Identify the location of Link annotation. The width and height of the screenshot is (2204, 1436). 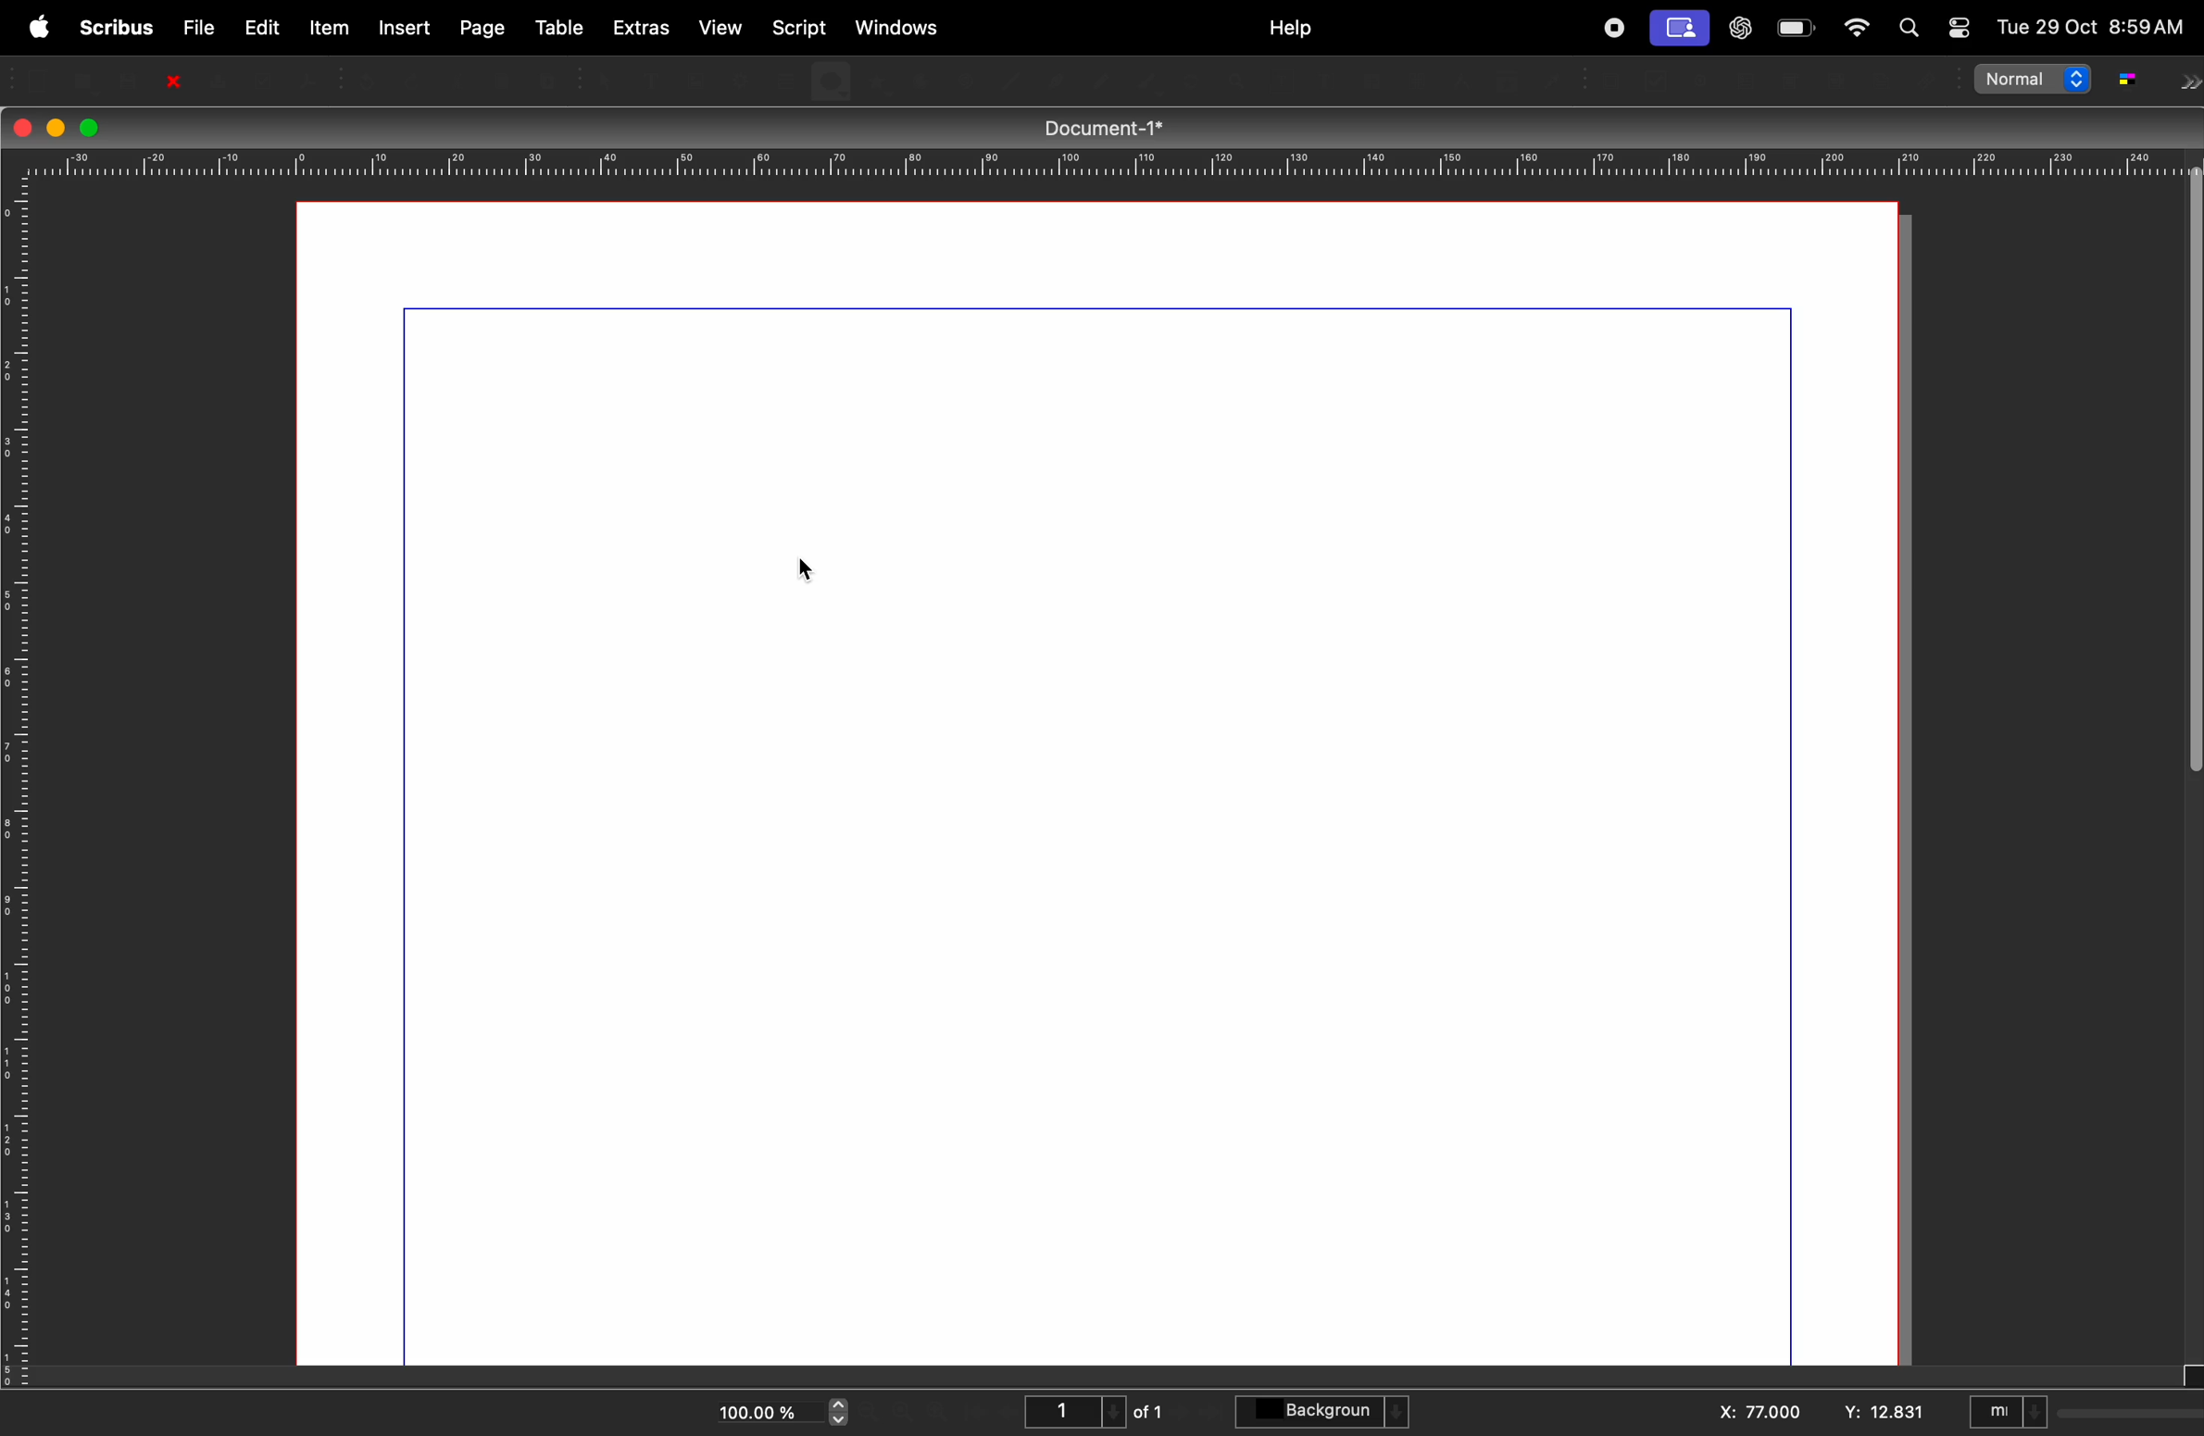
(1924, 81).